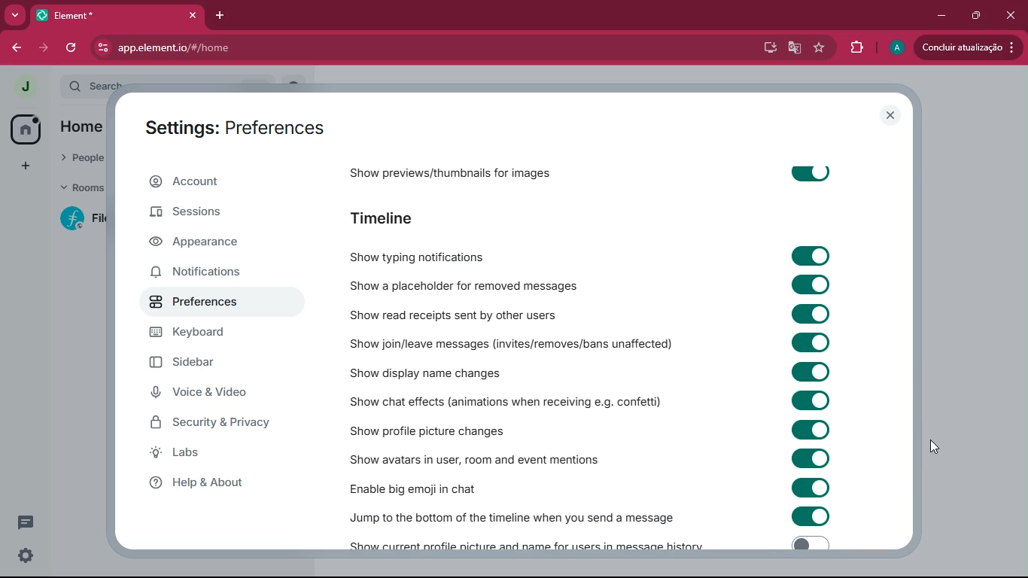 The height and width of the screenshot is (578, 1028). Describe the element at coordinates (20, 131) in the screenshot. I see `home` at that location.